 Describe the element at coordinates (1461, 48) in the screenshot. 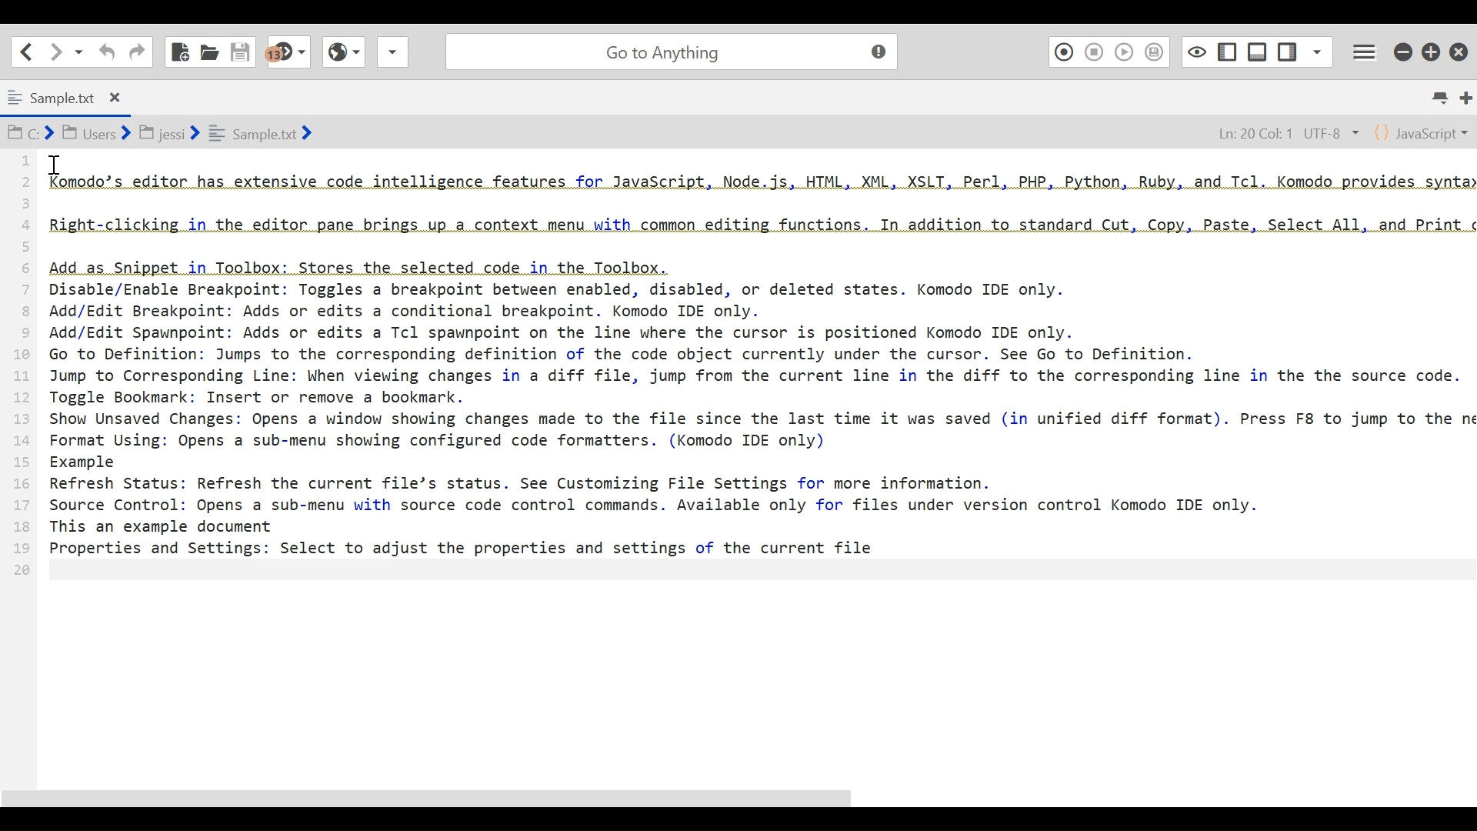

I see `Close` at that location.